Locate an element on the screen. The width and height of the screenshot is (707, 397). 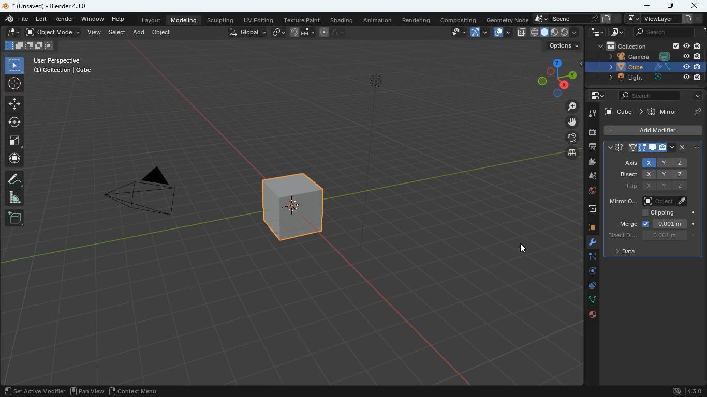
lines is located at coordinates (587, 300).